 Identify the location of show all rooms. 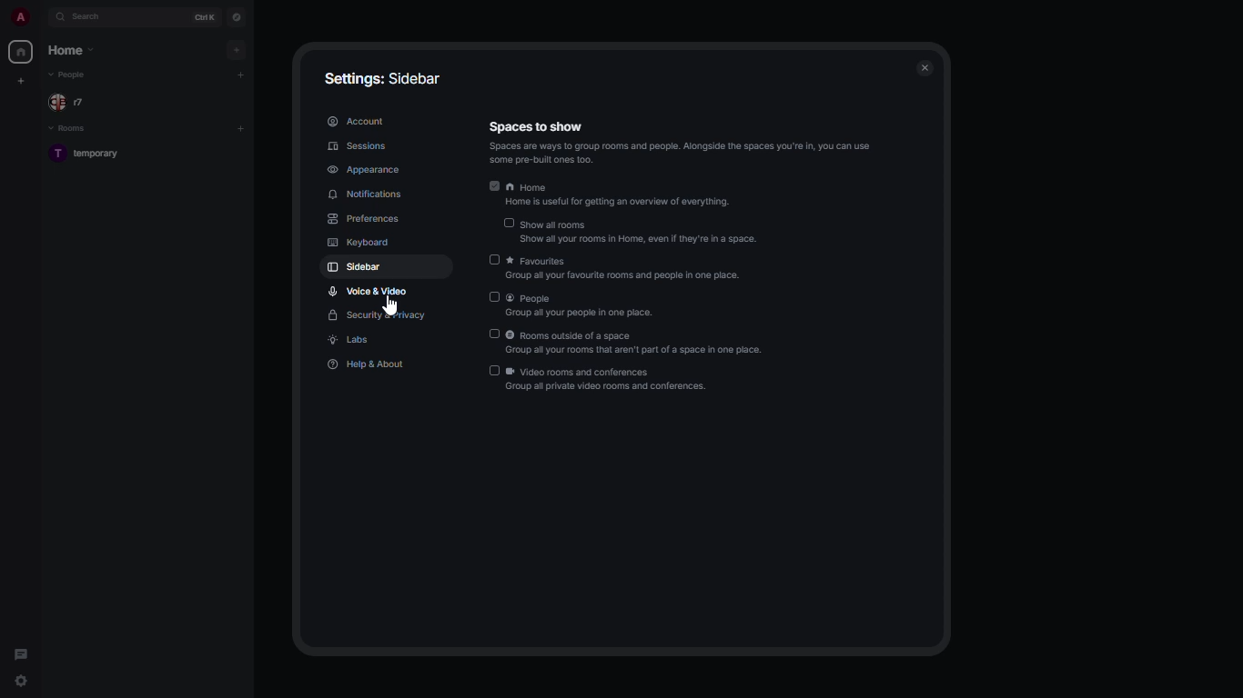
(641, 233).